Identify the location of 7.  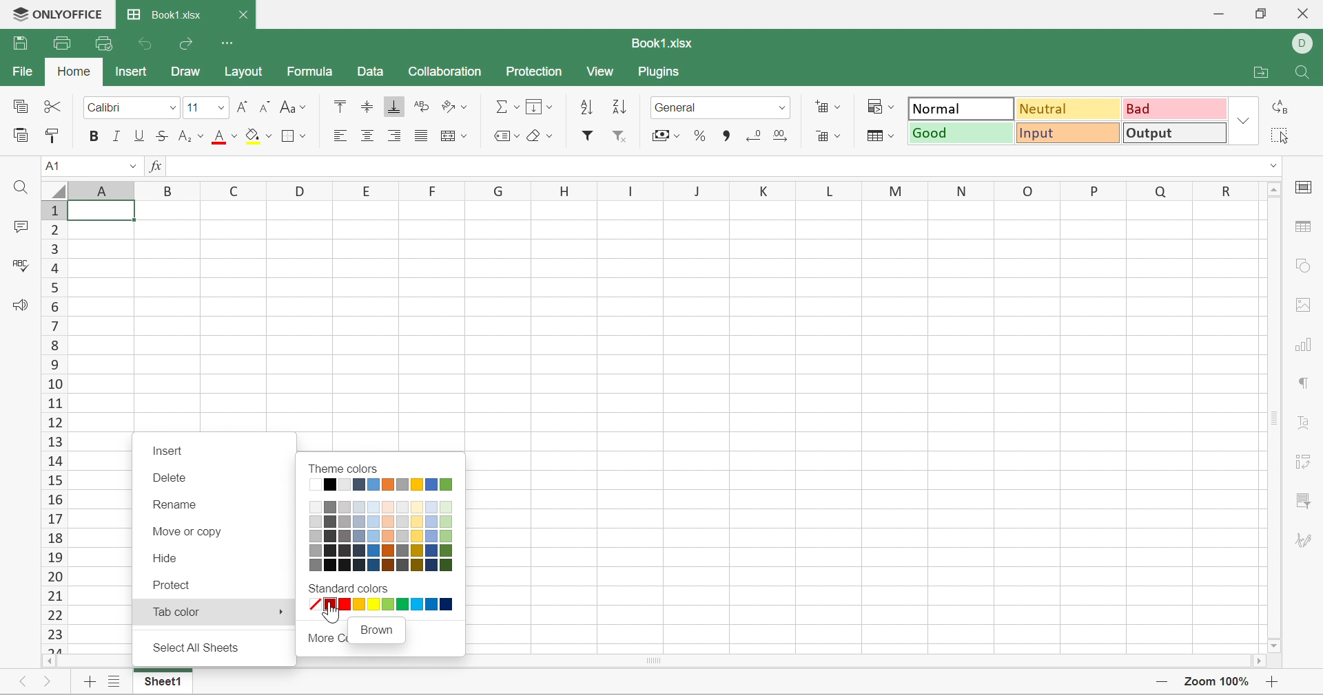
(52, 325).